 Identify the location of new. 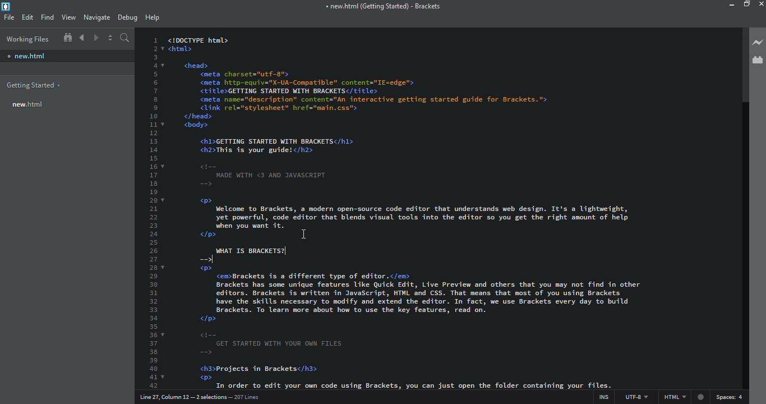
(28, 55).